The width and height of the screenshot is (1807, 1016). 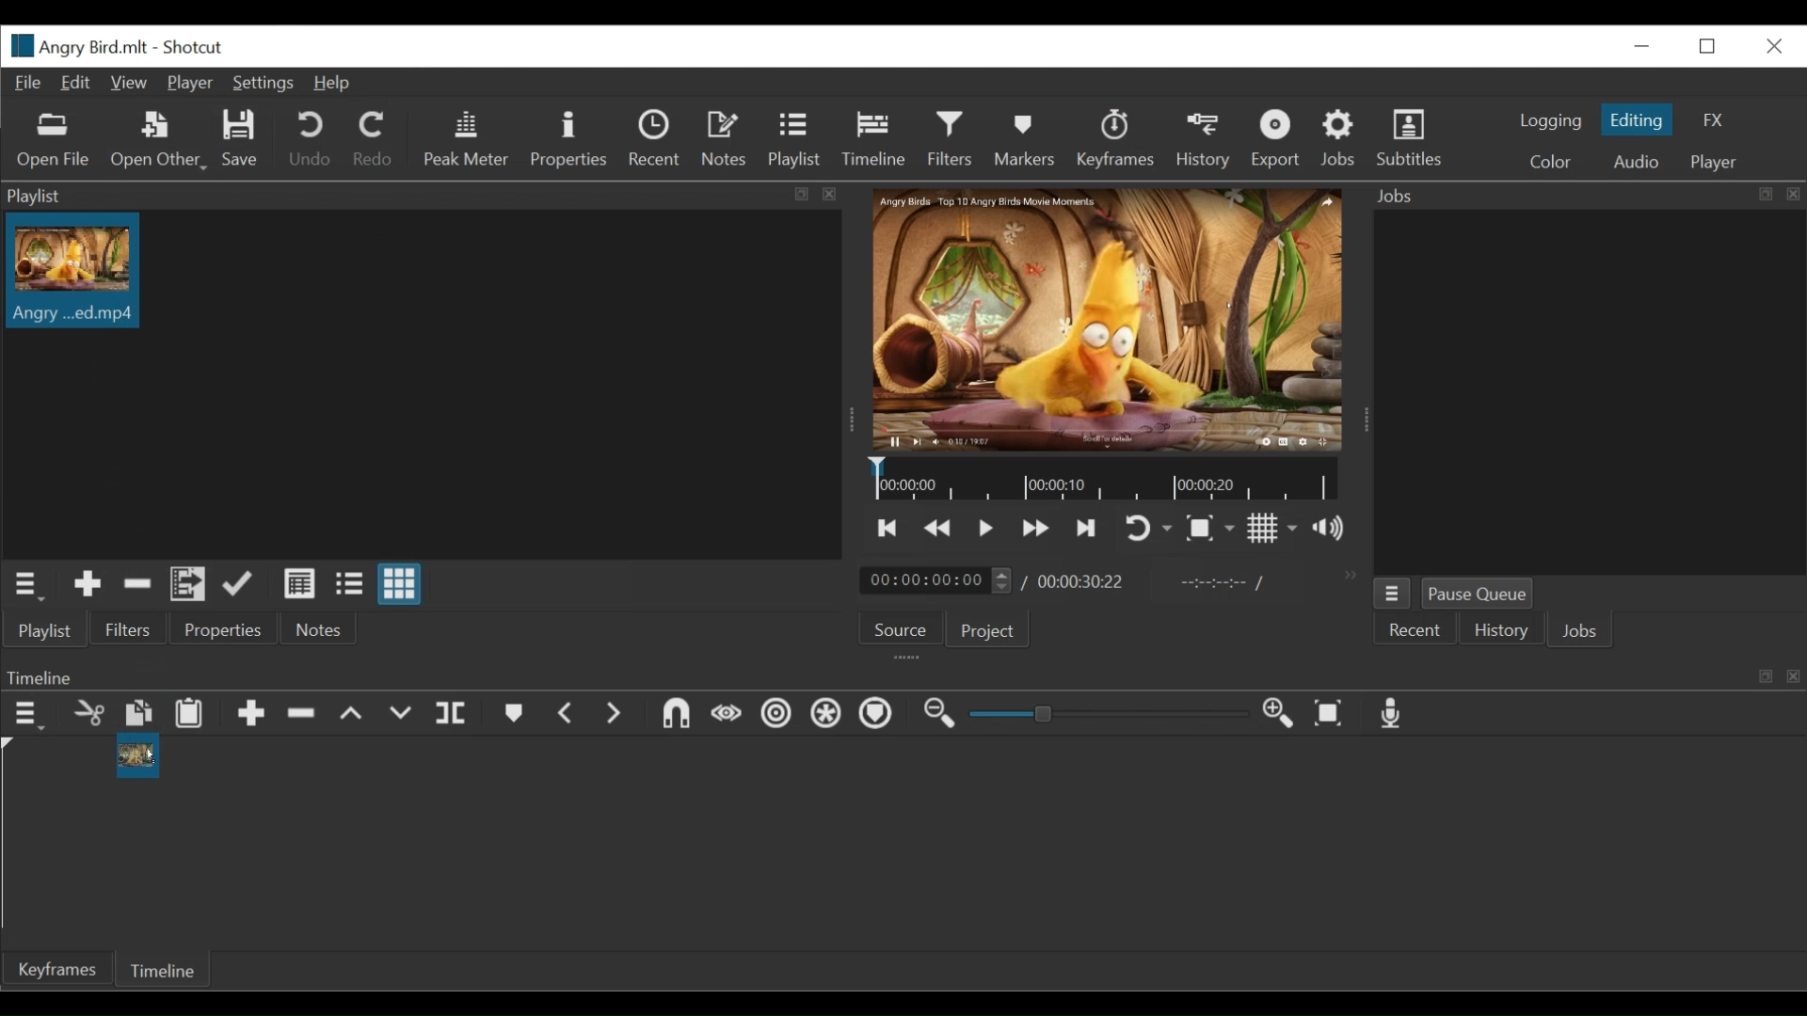 What do you see at coordinates (825, 713) in the screenshot?
I see `Ripple all tracks` at bounding box center [825, 713].